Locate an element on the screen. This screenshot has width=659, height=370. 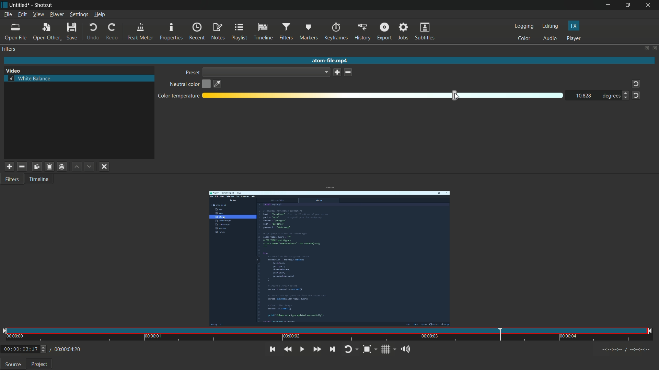
save is located at coordinates (337, 72).